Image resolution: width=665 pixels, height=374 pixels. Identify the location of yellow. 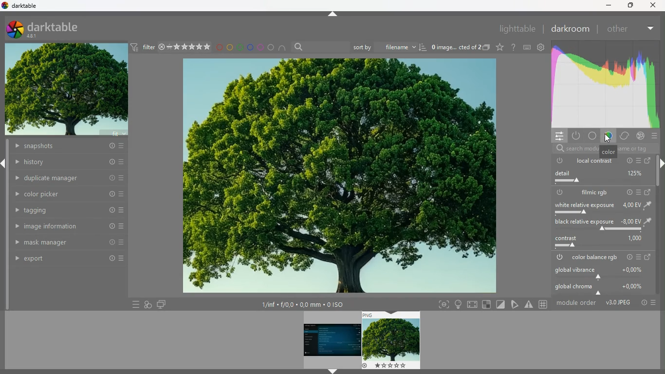
(230, 47).